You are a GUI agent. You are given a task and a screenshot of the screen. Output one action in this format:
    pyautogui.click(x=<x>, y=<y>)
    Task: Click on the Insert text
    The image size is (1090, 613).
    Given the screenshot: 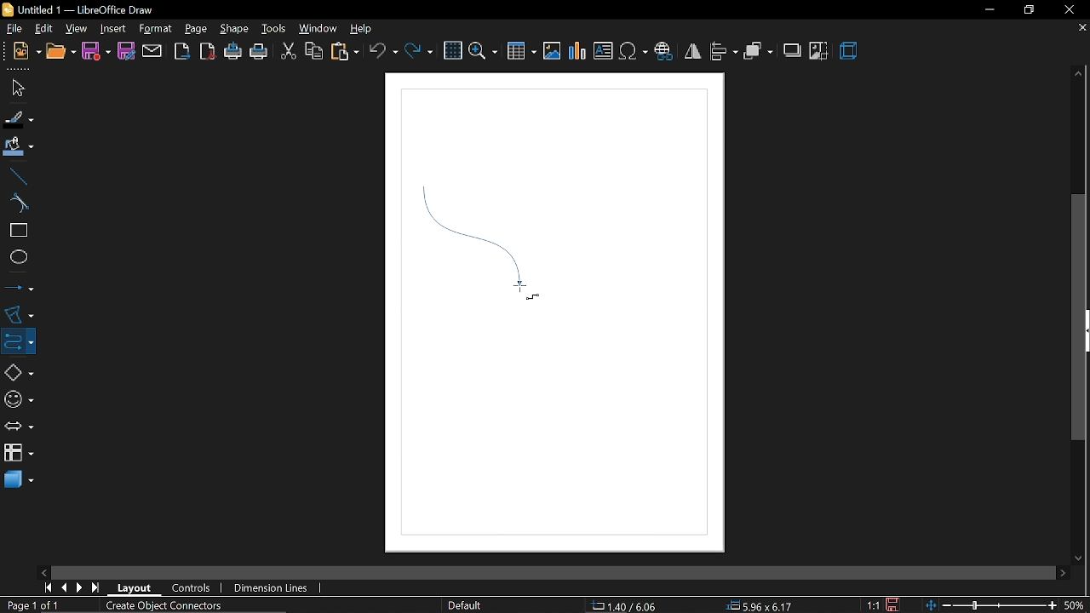 What is the action you would take?
    pyautogui.click(x=603, y=51)
    